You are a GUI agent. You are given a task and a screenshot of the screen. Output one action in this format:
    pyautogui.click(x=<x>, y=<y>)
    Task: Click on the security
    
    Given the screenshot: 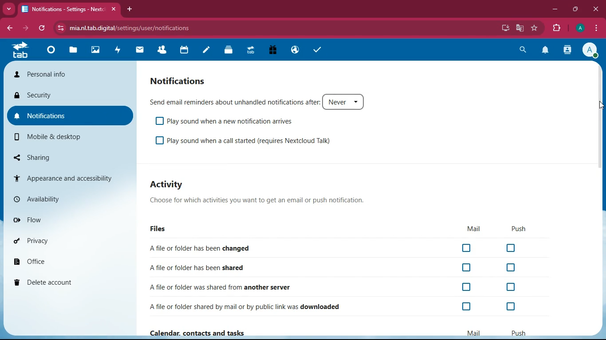 What is the action you would take?
    pyautogui.click(x=70, y=94)
    